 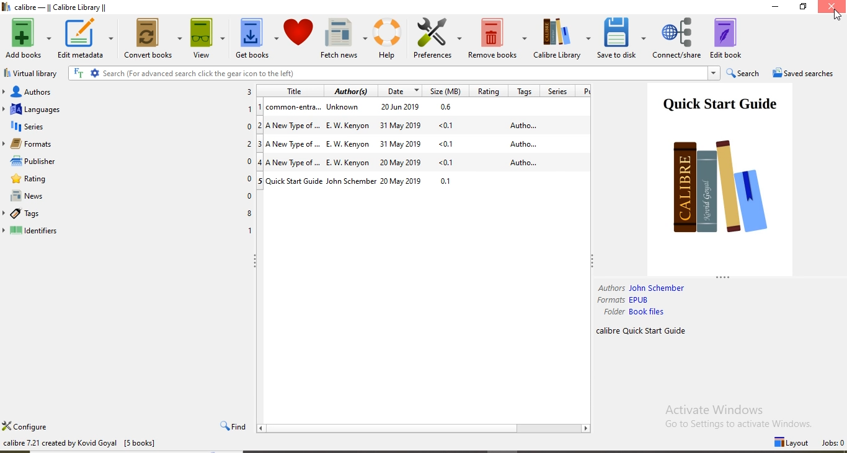 I want to click on search, so click(x=396, y=73).